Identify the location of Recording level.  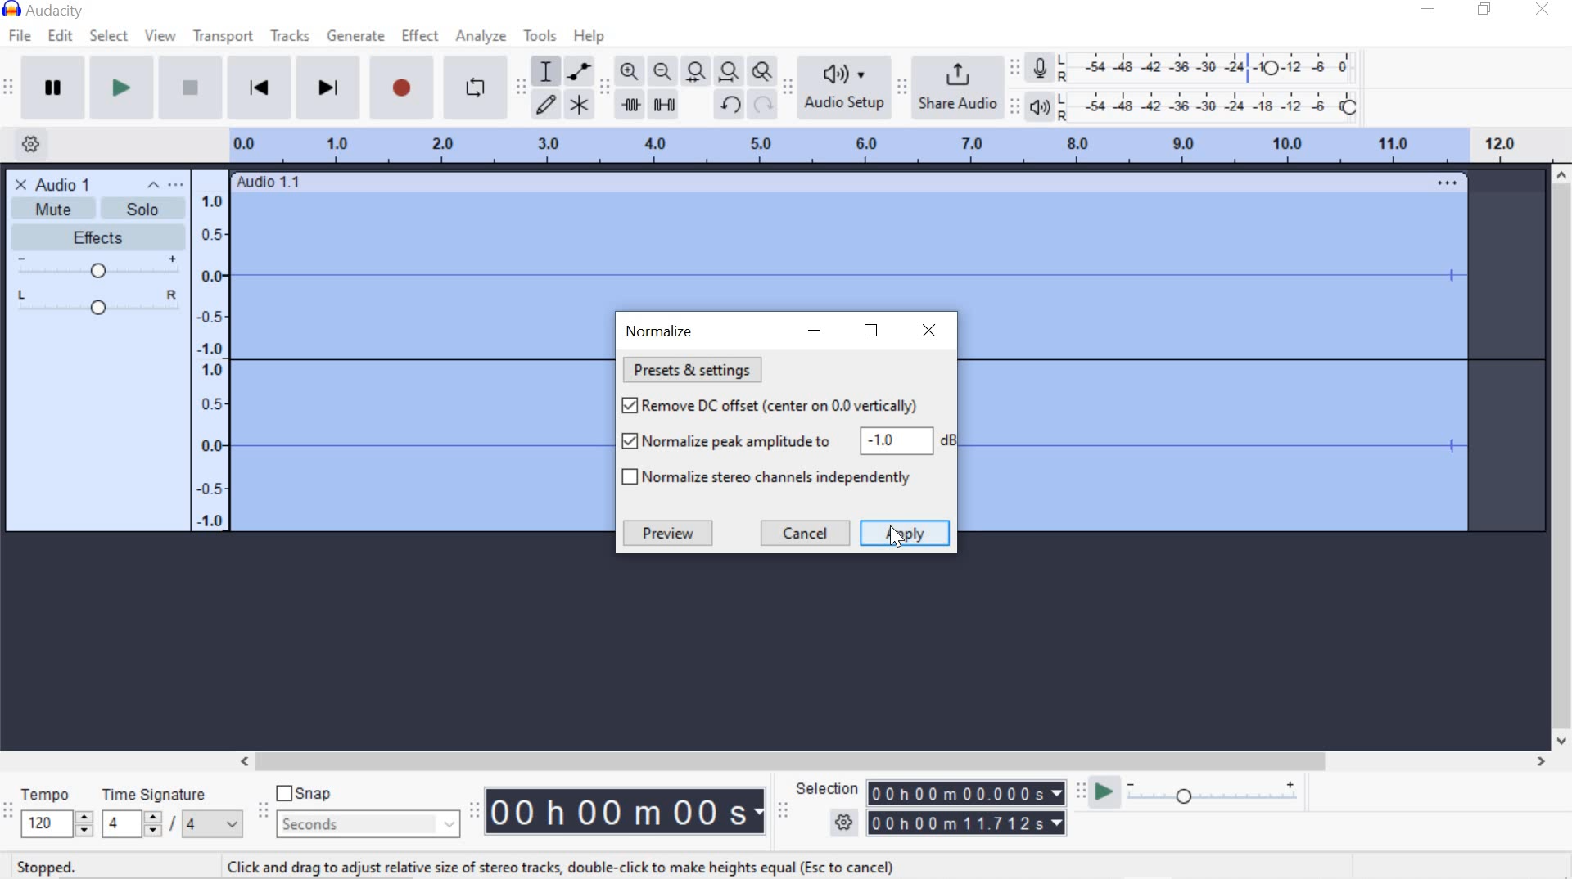
(1214, 64).